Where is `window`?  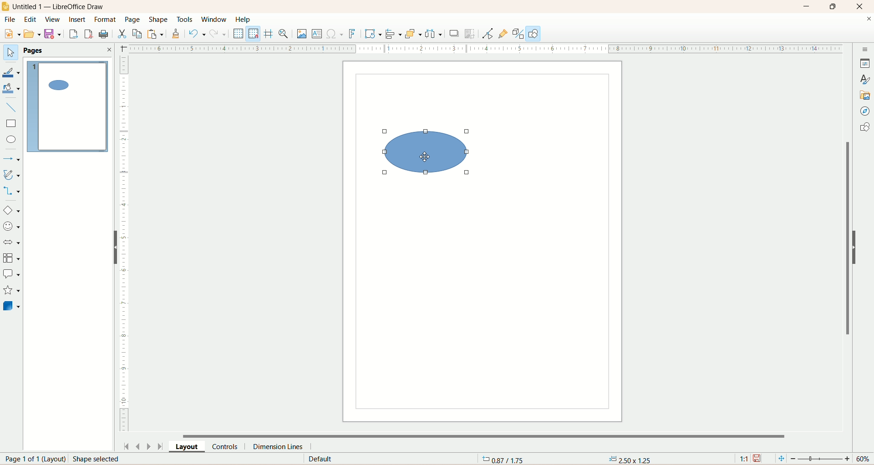 window is located at coordinates (214, 20).